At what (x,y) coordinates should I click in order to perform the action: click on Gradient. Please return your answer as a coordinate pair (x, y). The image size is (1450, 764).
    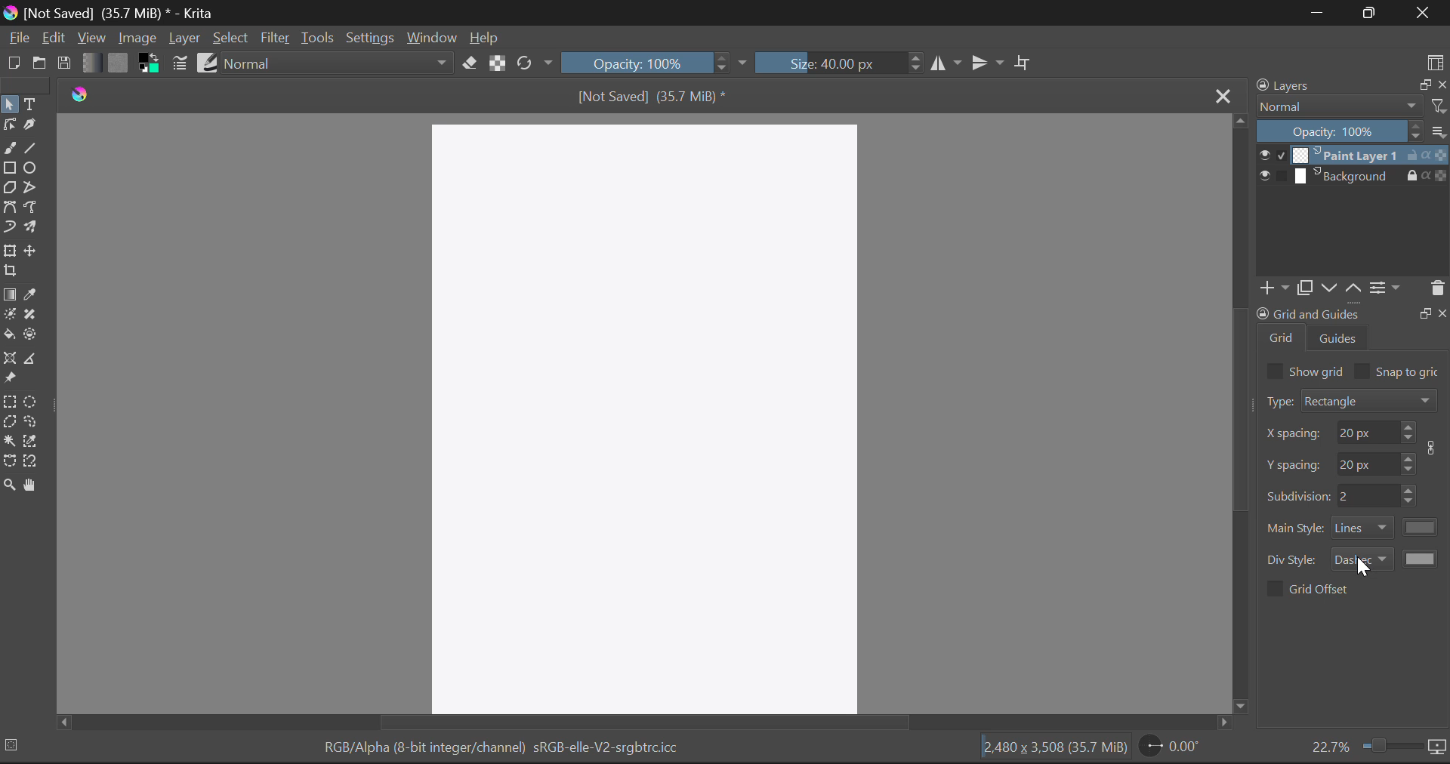
    Looking at the image, I should click on (90, 61).